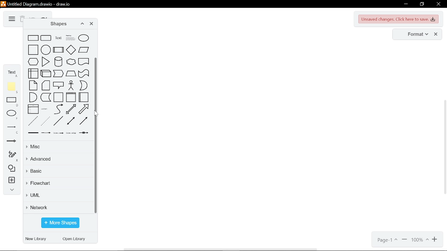 This screenshot has height=251, width=447. What do you see at coordinates (58, 133) in the screenshot?
I see `connector with 2 labels` at bounding box center [58, 133].